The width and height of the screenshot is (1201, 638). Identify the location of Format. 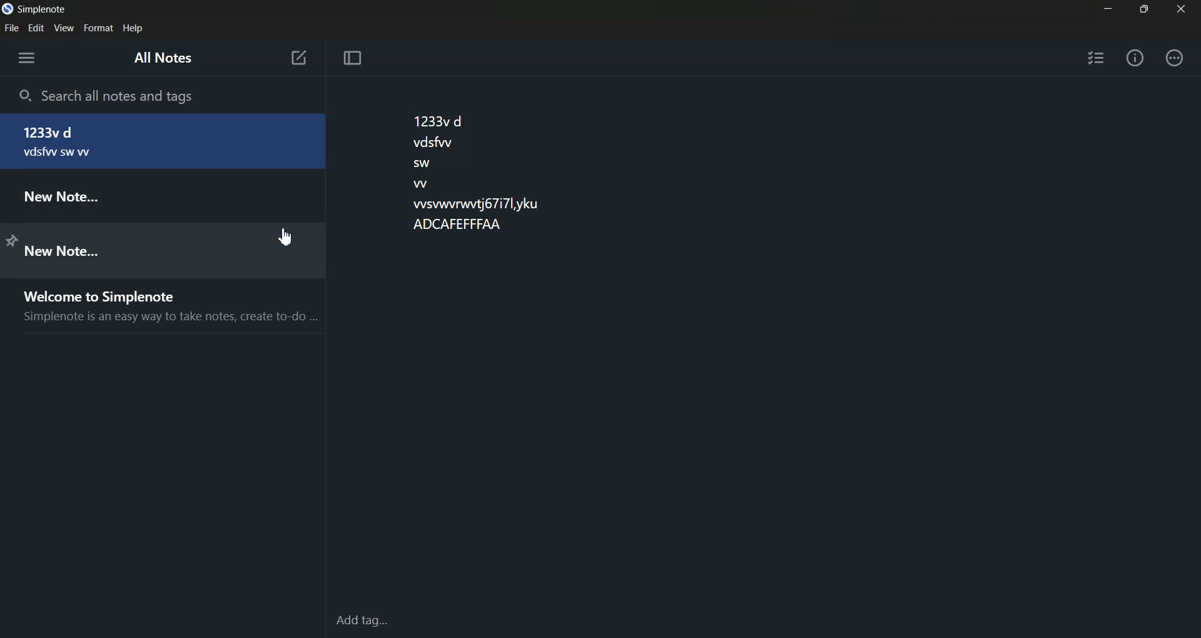
(98, 29).